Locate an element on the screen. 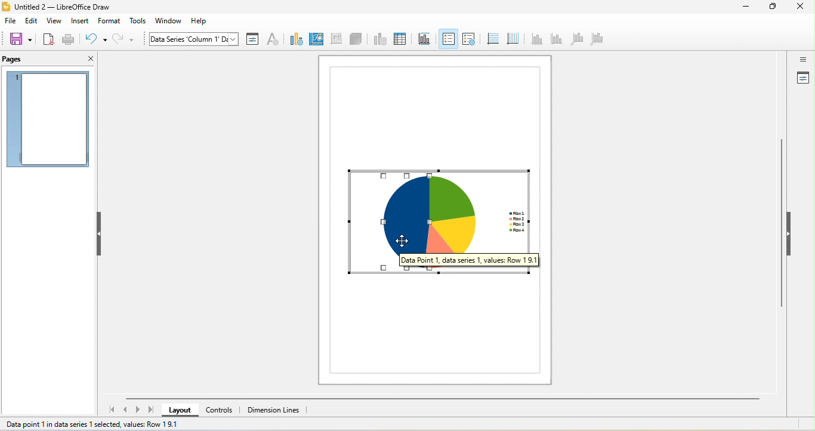  format is located at coordinates (110, 20).